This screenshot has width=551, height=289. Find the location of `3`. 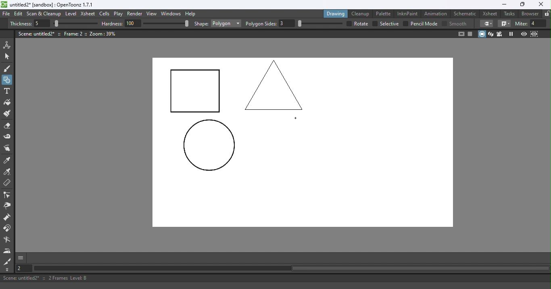

3 is located at coordinates (287, 23).